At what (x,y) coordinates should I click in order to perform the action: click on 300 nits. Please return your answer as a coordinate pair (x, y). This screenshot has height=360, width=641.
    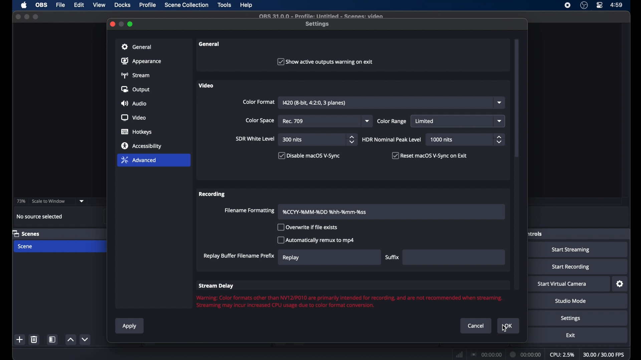
    Looking at the image, I should click on (292, 140).